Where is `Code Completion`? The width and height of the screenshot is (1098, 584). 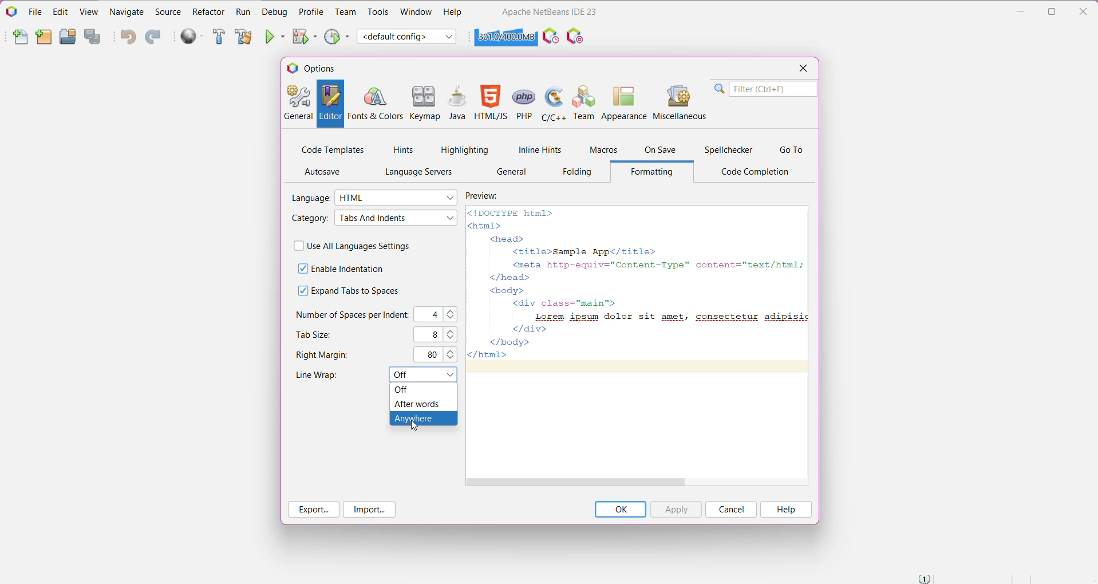
Code Completion is located at coordinates (758, 172).